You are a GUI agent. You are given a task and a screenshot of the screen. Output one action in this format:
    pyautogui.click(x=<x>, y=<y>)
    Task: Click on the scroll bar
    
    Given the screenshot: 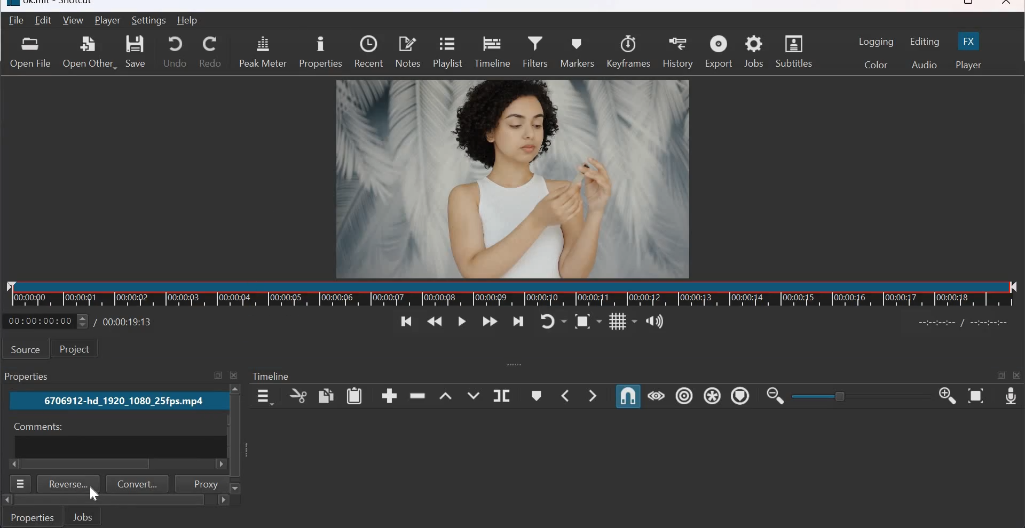 What is the action you would take?
    pyautogui.click(x=110, y=500)
    